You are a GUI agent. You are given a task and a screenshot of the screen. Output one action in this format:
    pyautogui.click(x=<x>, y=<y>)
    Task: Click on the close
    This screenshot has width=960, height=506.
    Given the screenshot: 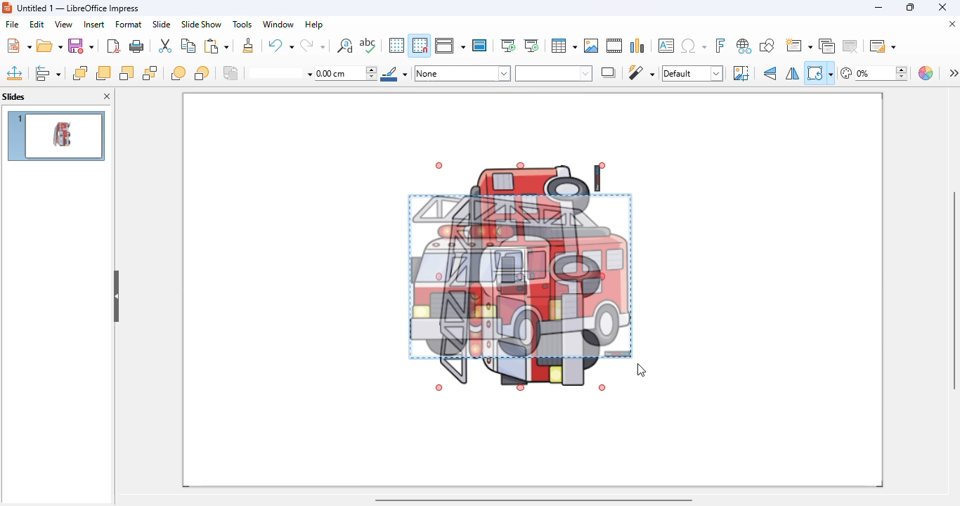 What is the action you would take?
    pyautogui.click(x=942, y=7)
    